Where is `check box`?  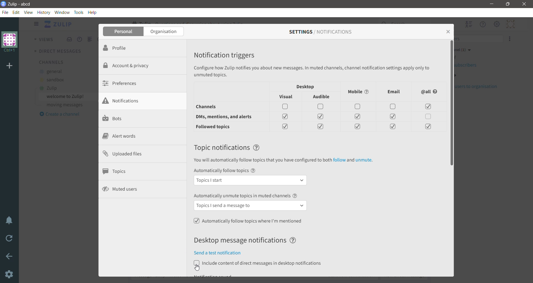 check box is located at coordinates (393, 106).